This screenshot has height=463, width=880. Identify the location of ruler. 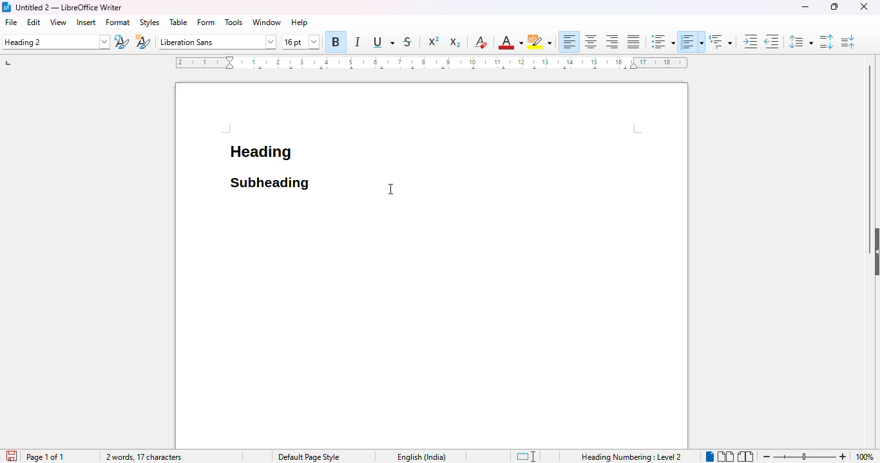
(432, 62).